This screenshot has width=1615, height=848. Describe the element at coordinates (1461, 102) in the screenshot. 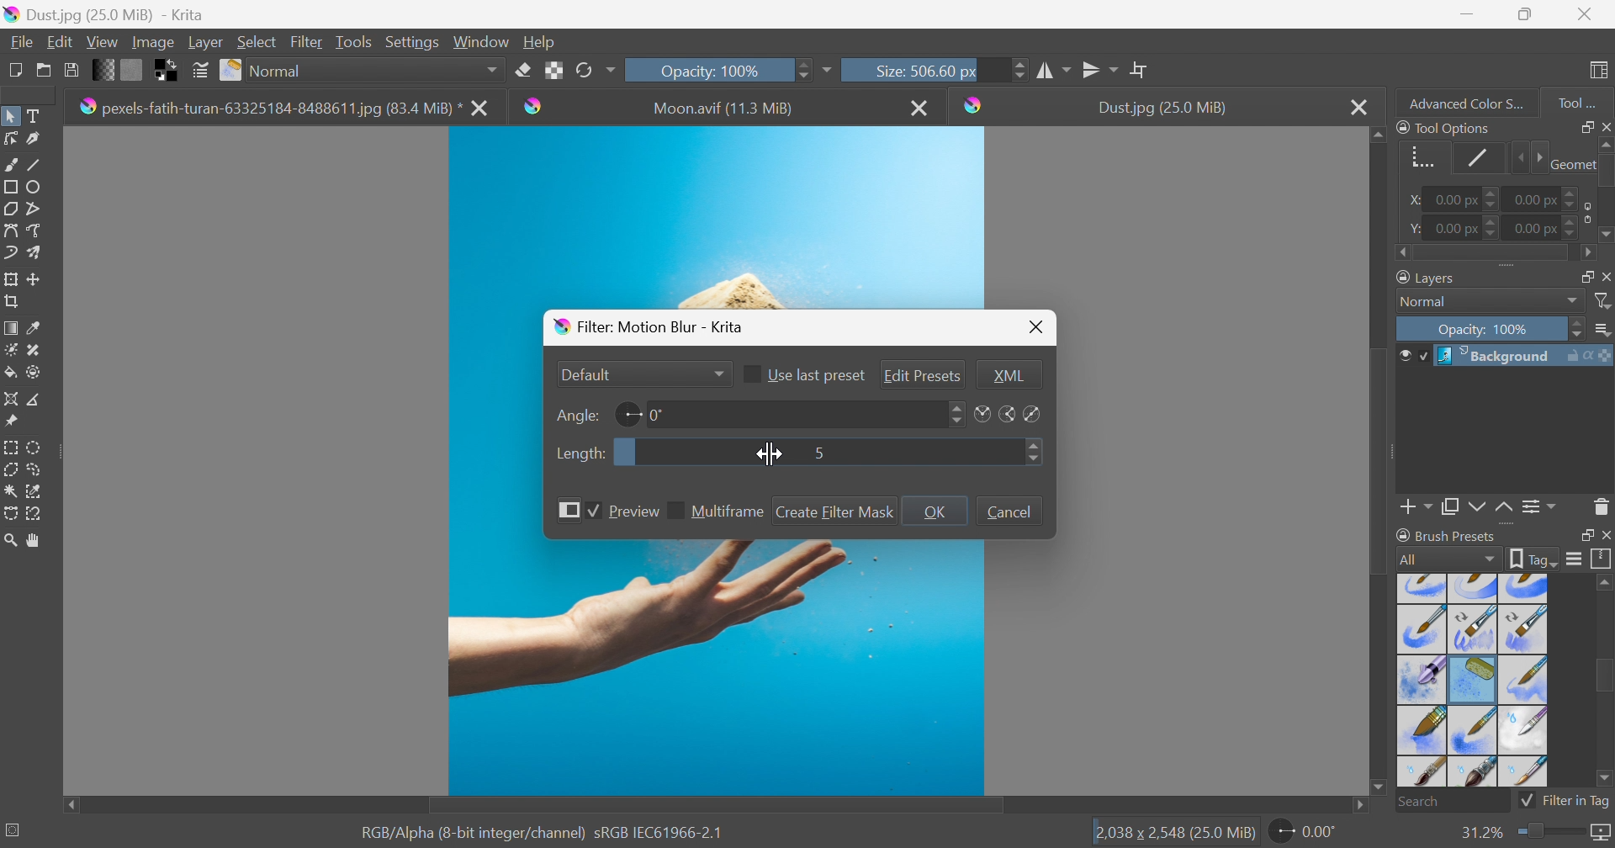

I see `Advanced color s...` at that location.